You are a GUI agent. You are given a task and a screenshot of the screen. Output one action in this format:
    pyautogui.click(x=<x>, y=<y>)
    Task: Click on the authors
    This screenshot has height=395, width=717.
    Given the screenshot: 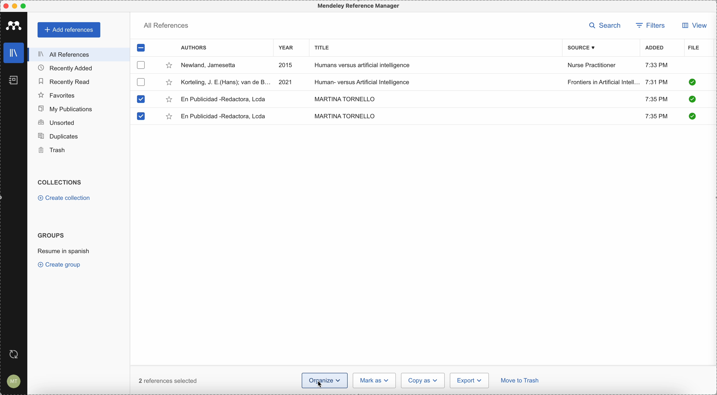 What is the action you would take?
    pyautogui.click(x=194, y=48)
    